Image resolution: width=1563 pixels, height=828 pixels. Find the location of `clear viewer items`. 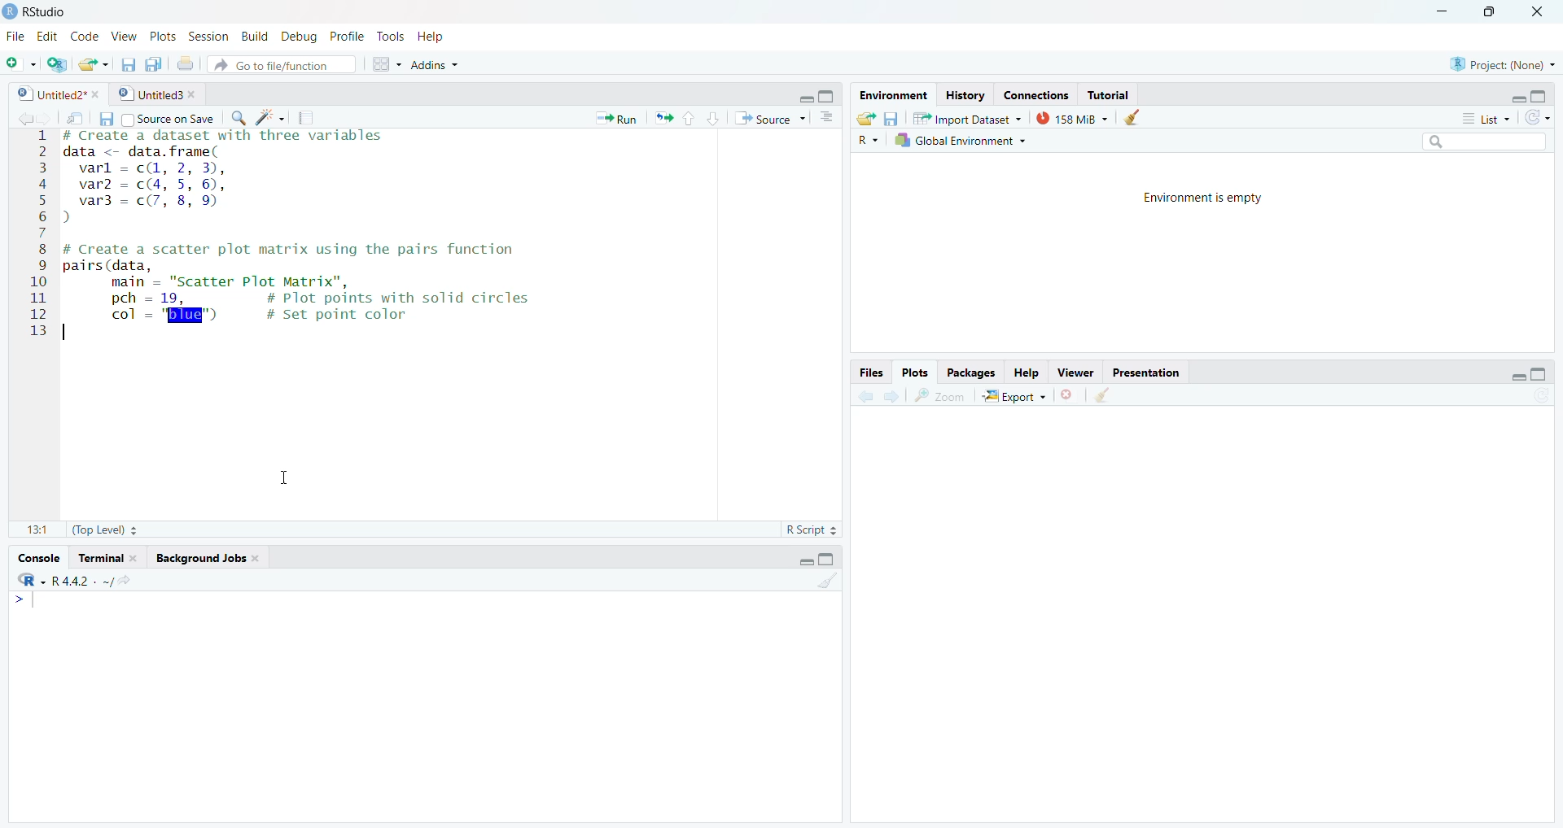

clear viewer items is located at coordinates (1137, 118).